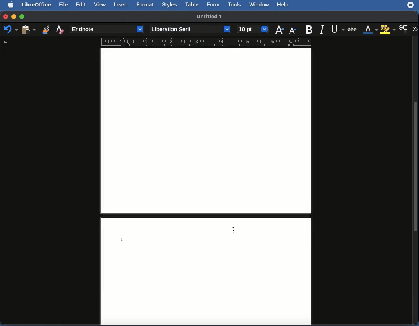 This screenshot has width=419, height=326. I want to click on Font style, so click(190, 29).